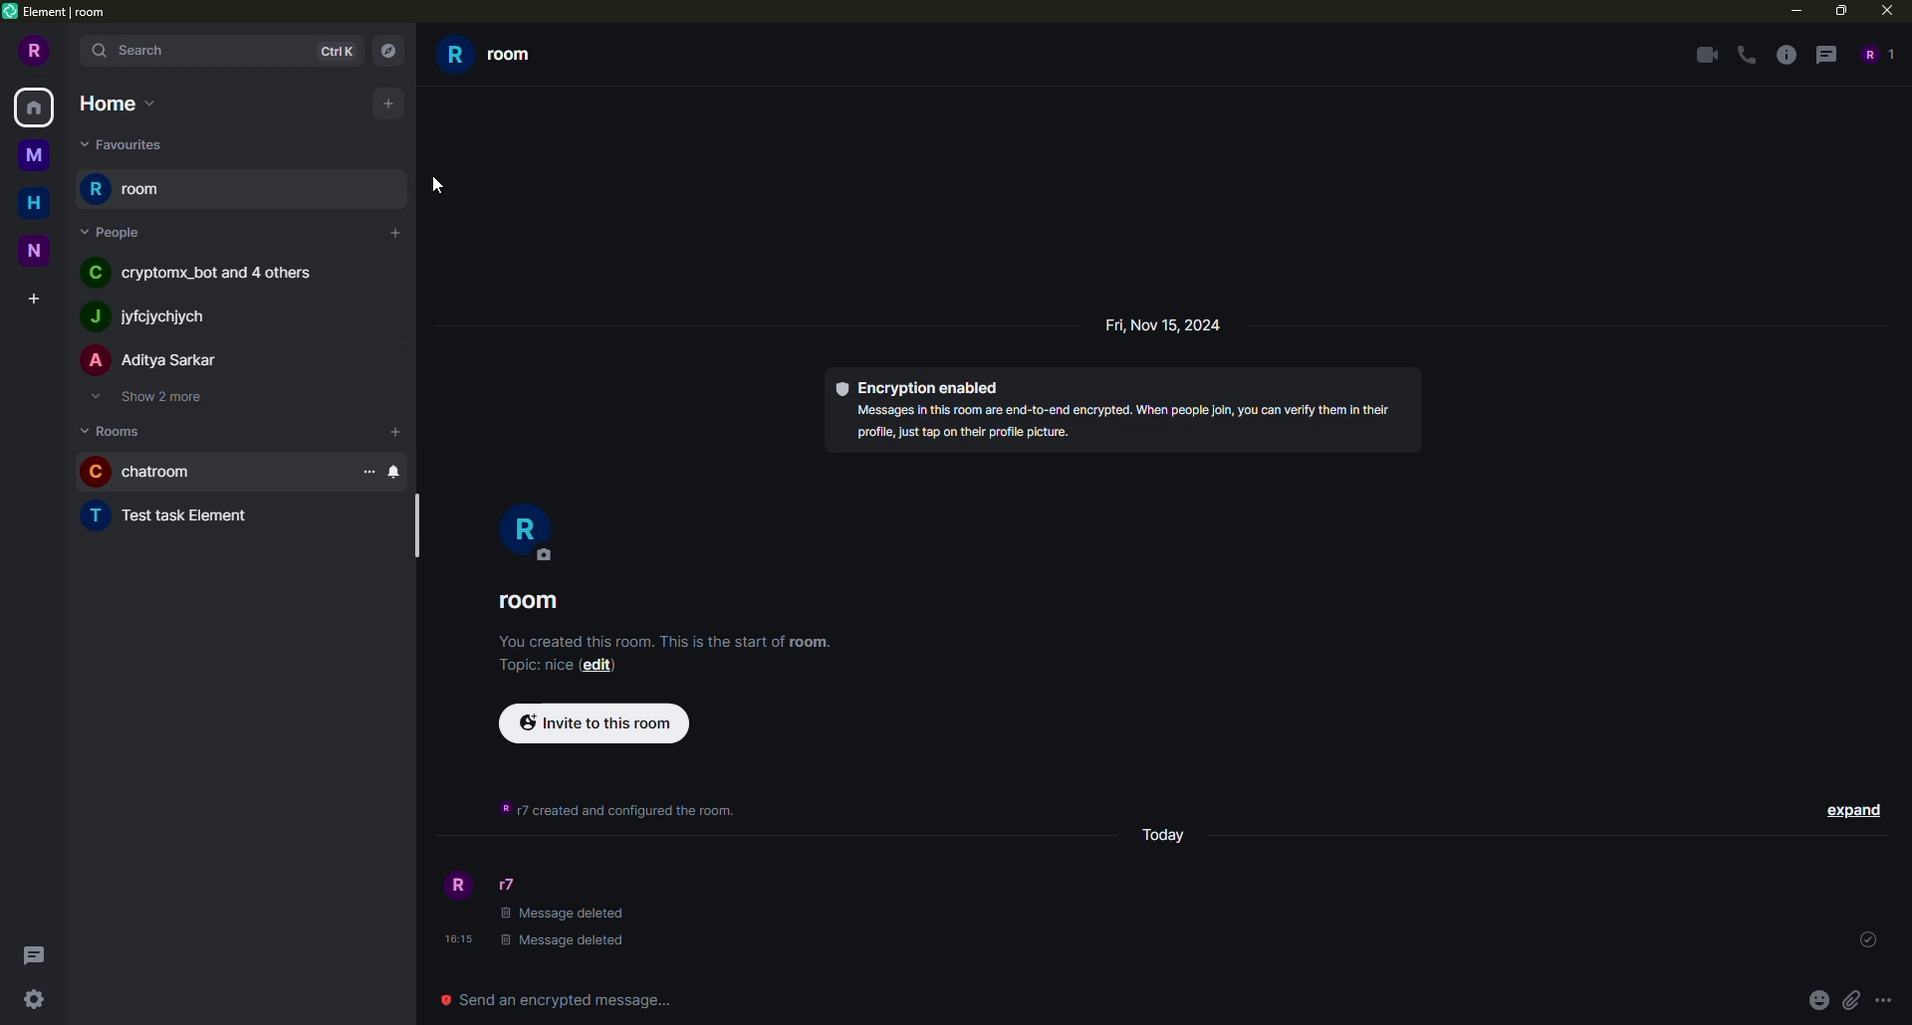 The width and height of the screenshot is (1912, 1025). Describe the element at coordinates (36, 248) in the screenshot. I see `n` at that location.